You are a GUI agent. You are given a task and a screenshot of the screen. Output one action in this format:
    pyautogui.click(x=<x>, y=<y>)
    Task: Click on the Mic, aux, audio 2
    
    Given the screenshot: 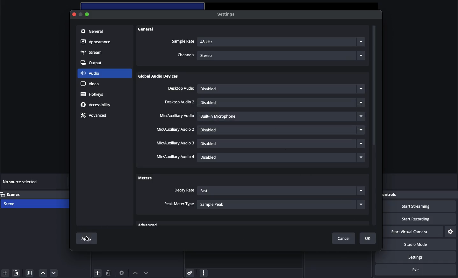 What is the action you would take?
    pyautogui.click(x=175, y=129)
    